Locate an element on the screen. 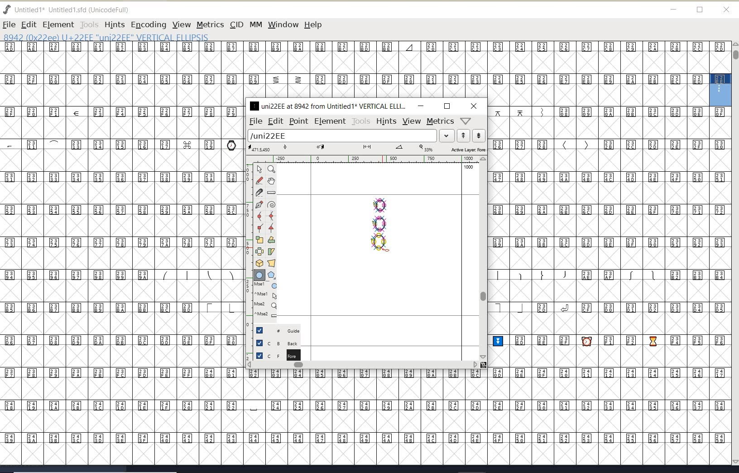 Image resolution: width=739 pixels, height=473 pixels. ELEMENT is located at coordinates (58, 24).